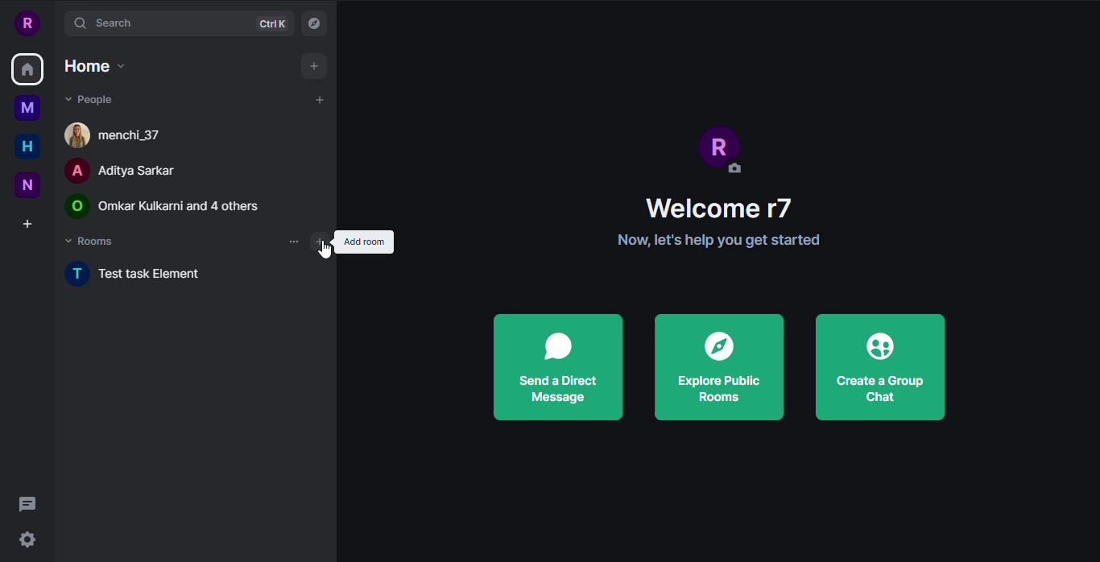  I want to click on navigator, so click(315, 25).